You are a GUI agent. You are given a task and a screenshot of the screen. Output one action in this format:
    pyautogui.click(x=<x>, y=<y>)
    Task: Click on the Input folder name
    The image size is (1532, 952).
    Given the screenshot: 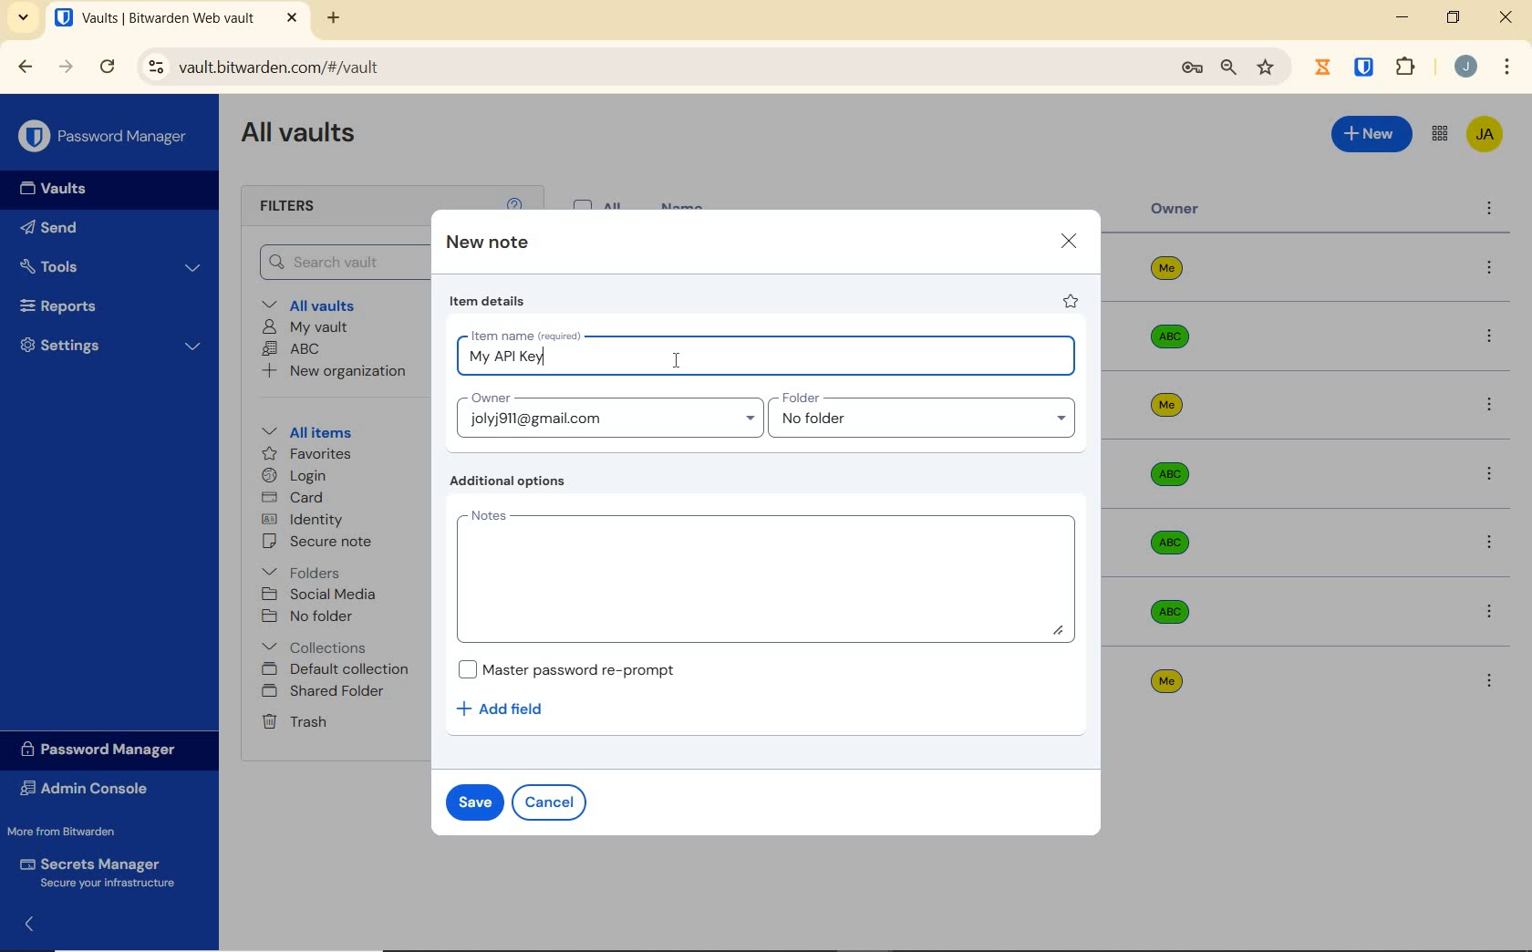 What is the action you would take?
    pyautogui.click(x=926, y=416)
    